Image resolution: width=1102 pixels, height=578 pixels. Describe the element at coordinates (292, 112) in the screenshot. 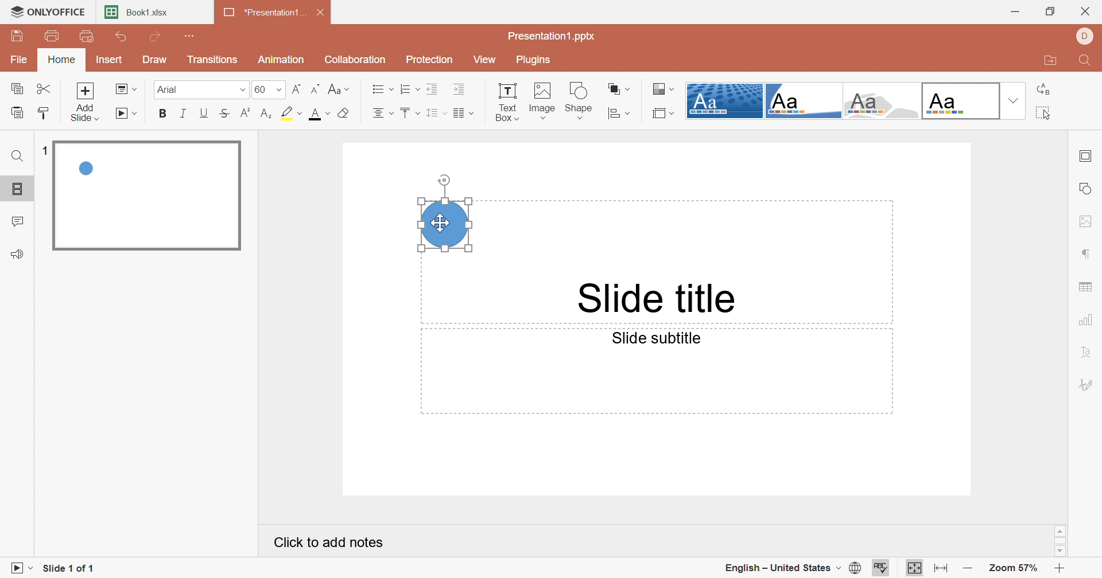

I see `Highlight color` at that location.